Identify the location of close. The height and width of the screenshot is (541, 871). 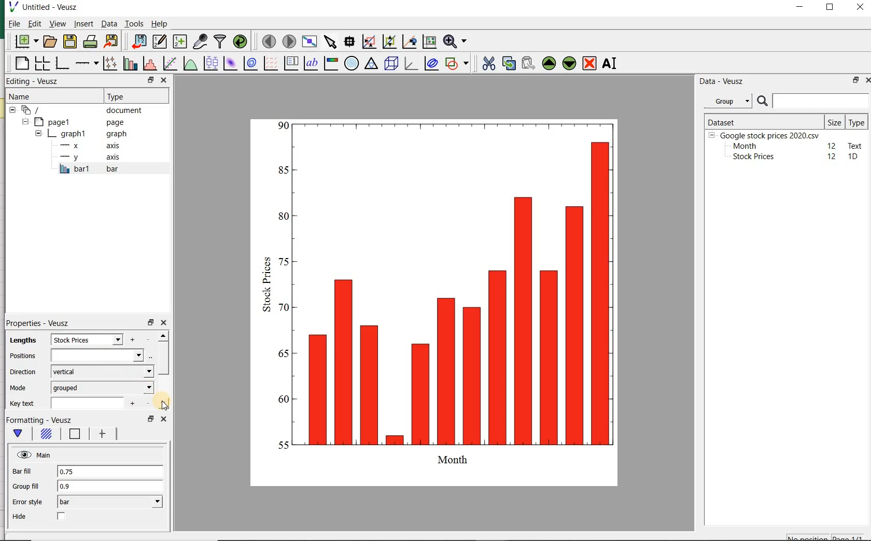
(860, 8).